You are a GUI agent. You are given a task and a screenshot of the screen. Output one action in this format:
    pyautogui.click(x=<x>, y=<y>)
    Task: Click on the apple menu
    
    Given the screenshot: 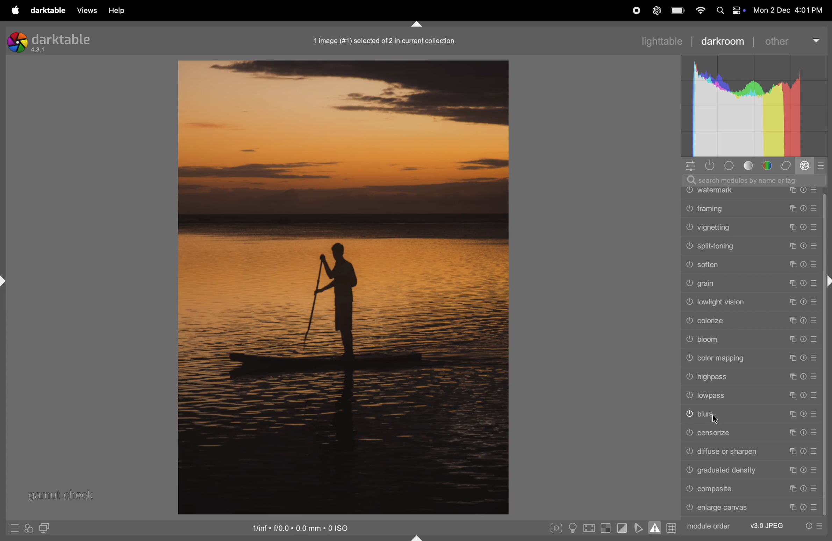 What is the action you would take?
    pyautogui.click(x=16, y=10)
    